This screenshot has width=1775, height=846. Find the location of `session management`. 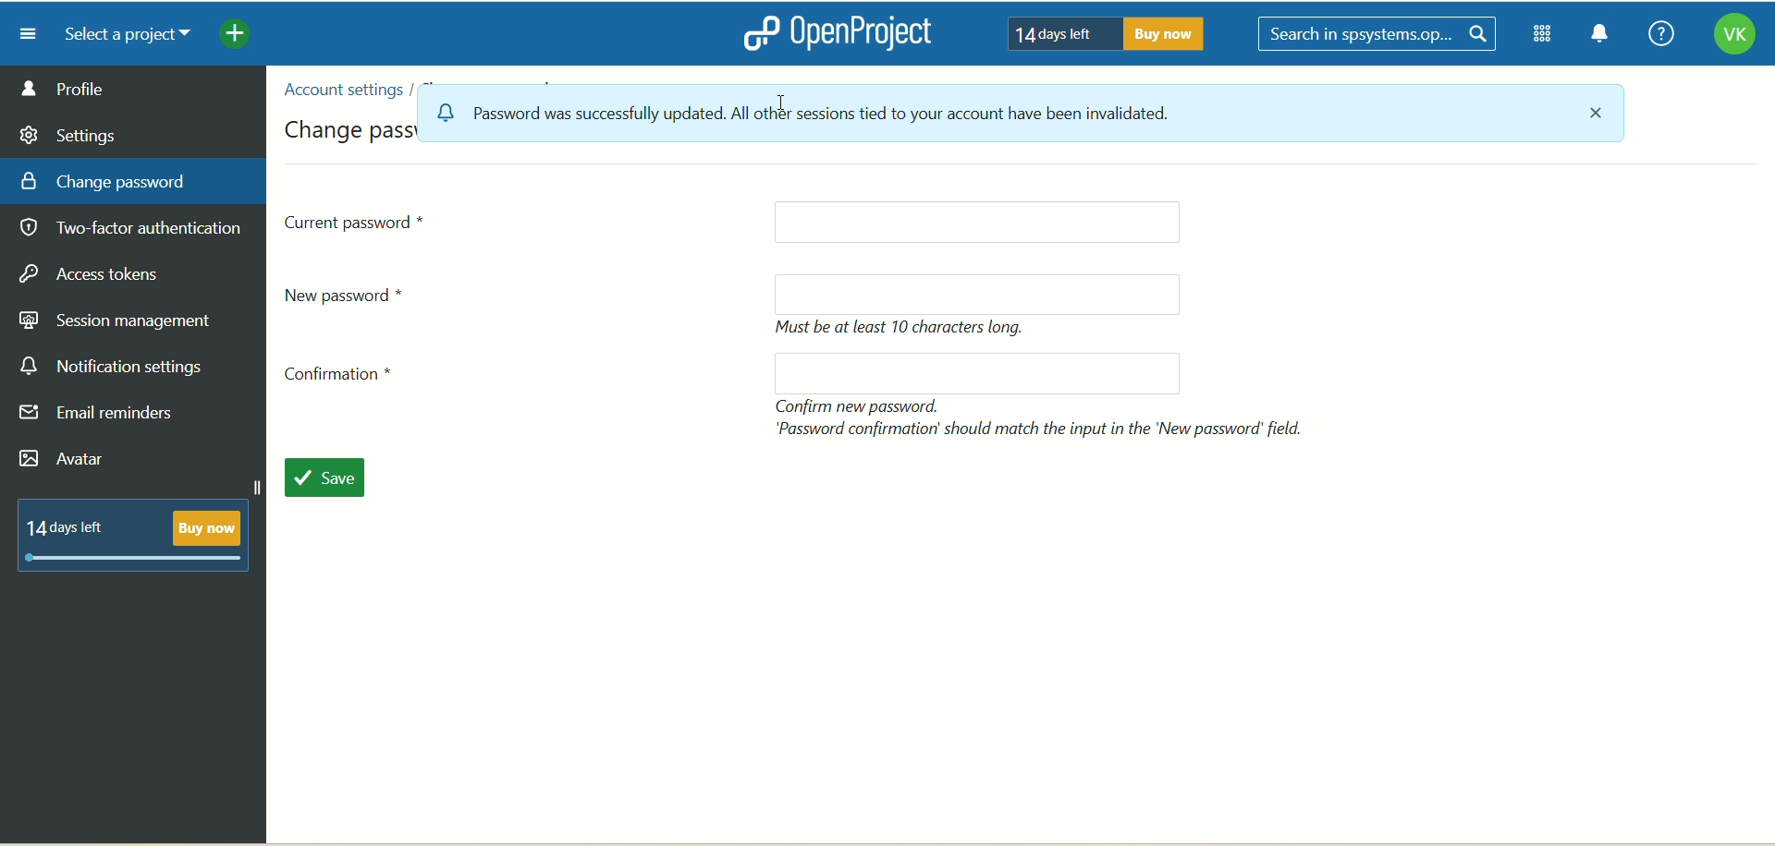

session management is located at coordinates (117, 318).